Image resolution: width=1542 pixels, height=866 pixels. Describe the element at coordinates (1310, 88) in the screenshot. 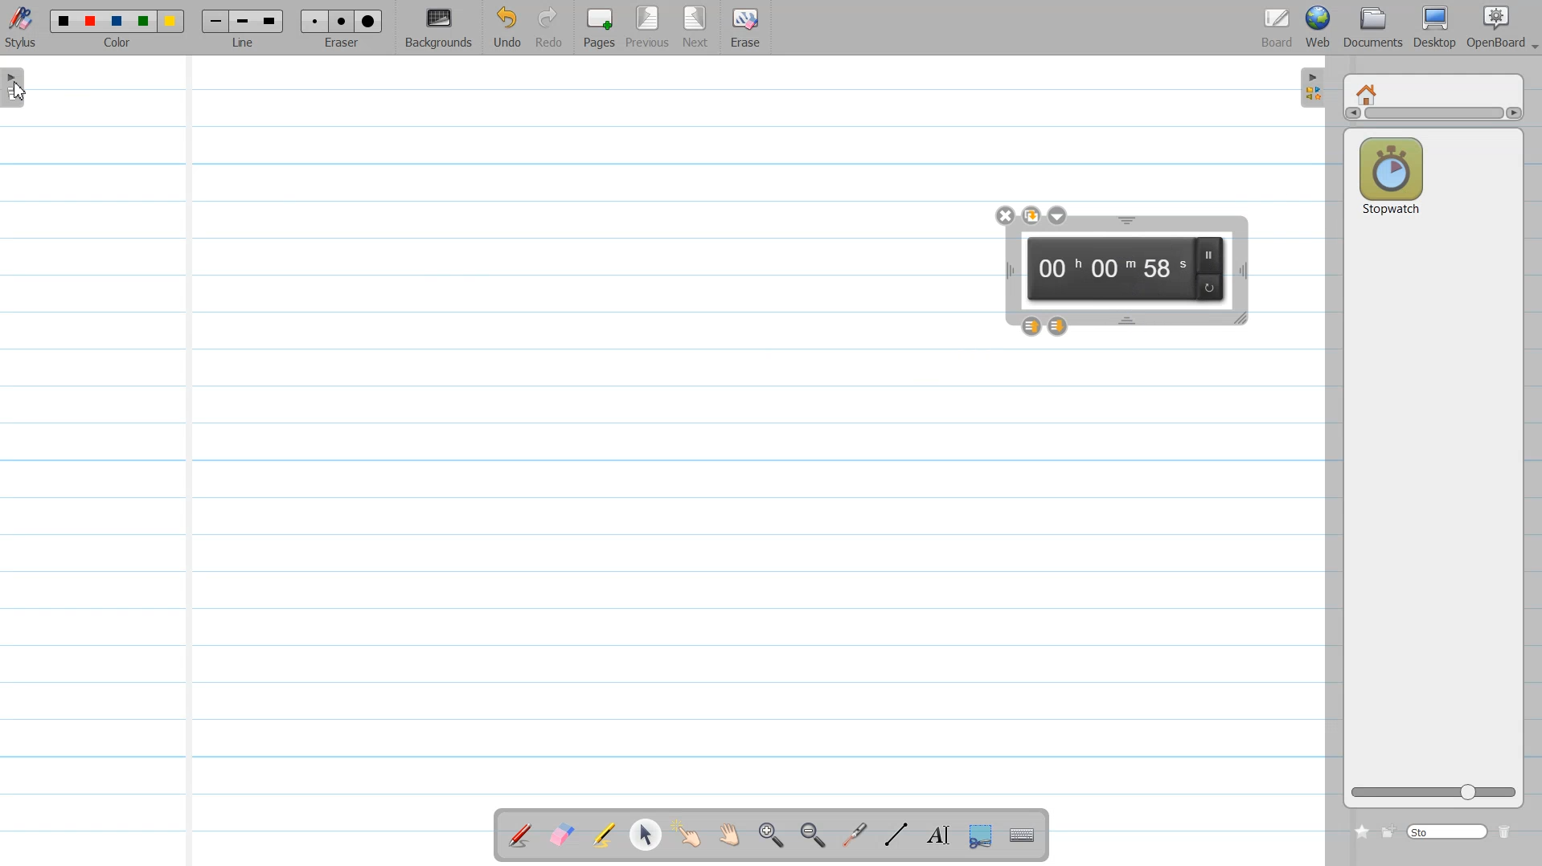

I see `Sidebar` at that location.